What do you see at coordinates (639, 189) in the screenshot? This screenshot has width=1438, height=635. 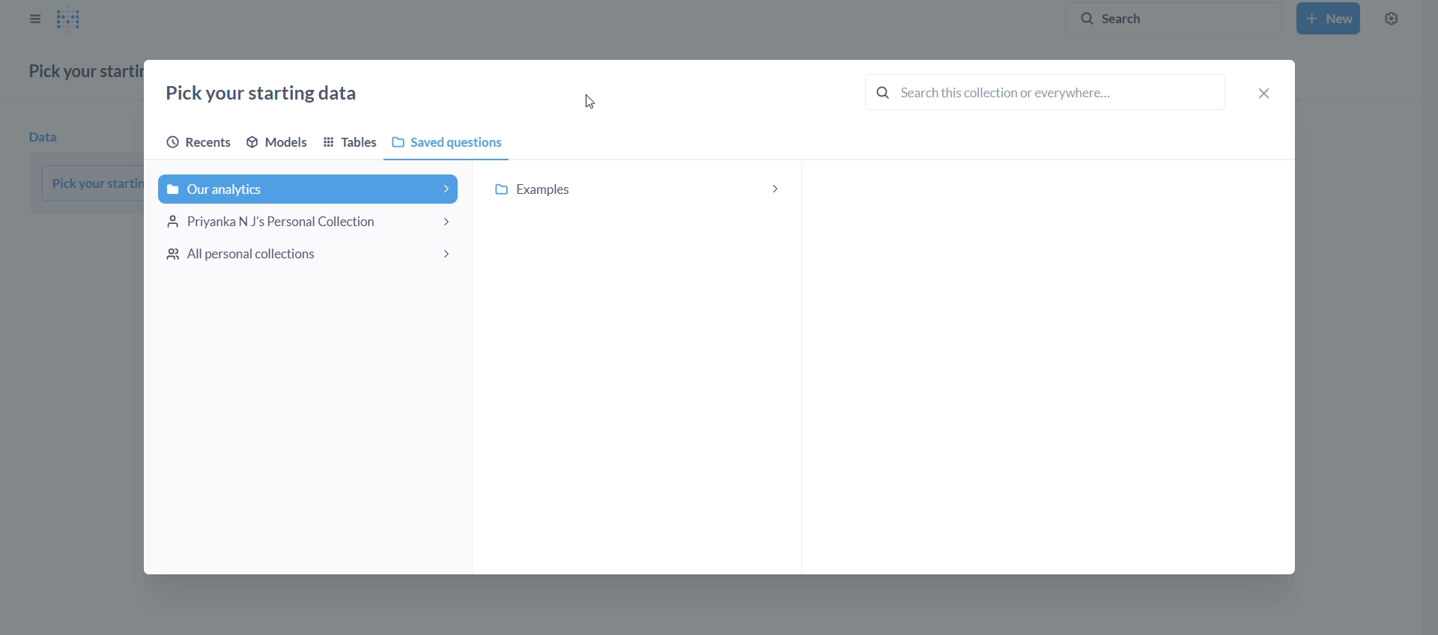 I see `examples` at bounding box center [639, 189].